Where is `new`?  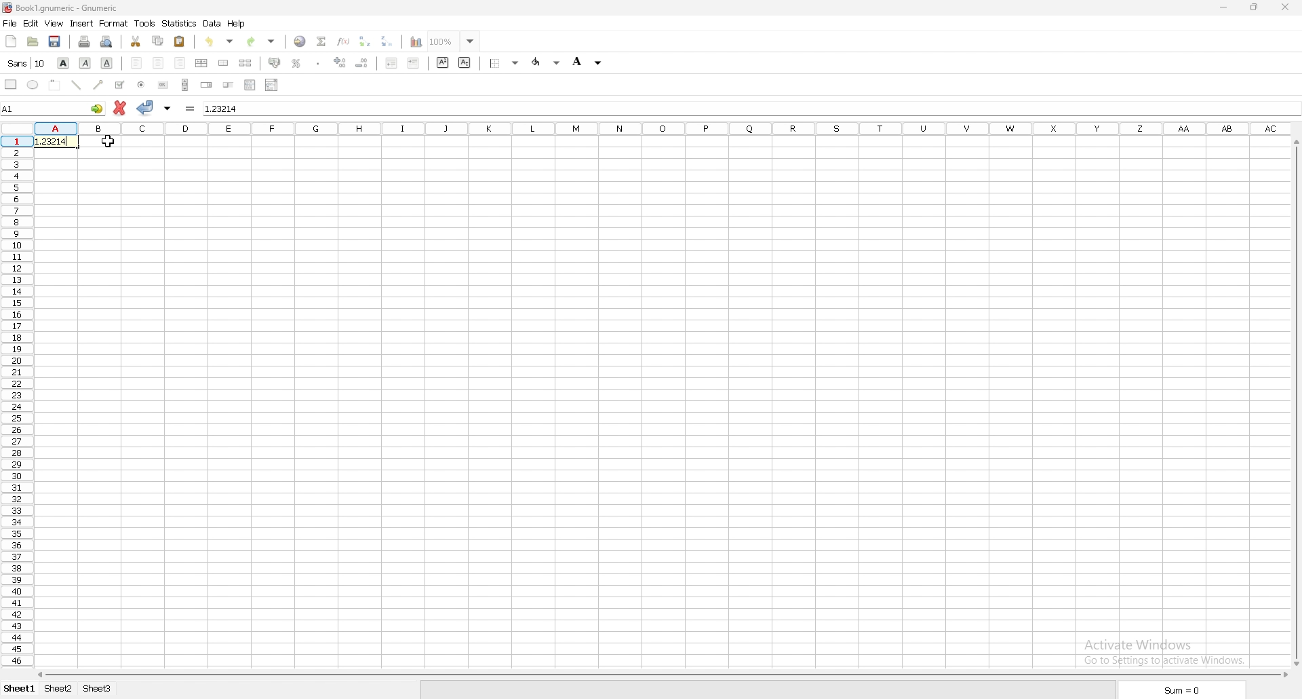 new is located at coordinates (12, 41).